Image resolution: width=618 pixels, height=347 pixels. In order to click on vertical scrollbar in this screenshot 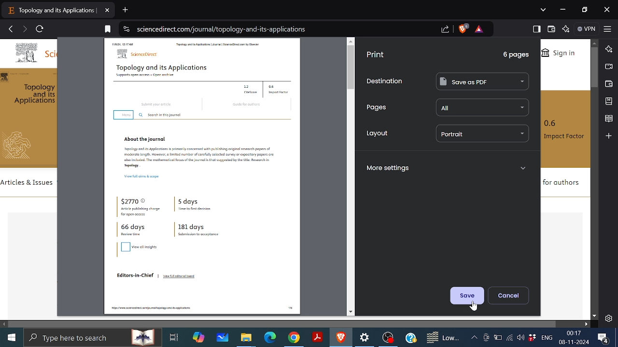, I will do `click(351, 67)`.